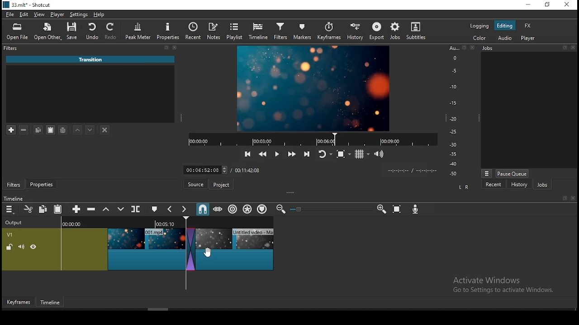  I want to click on Jobs, so click(530, 49).